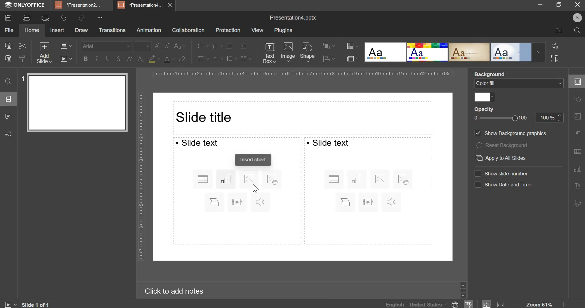 The width and height of the screenshot is (585, 308). I want to click on current slide number, so click(37, 304).